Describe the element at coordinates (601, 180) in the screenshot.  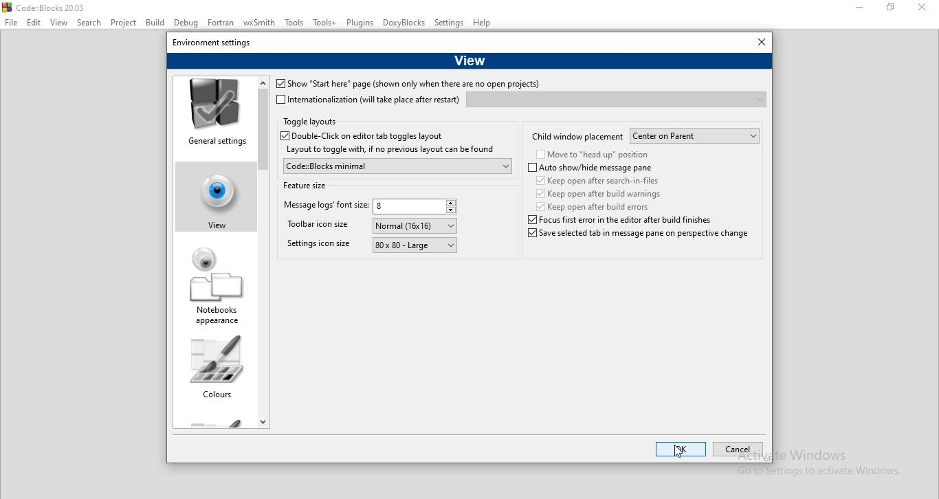
I see `Keep open after search-in-files ` at that location.